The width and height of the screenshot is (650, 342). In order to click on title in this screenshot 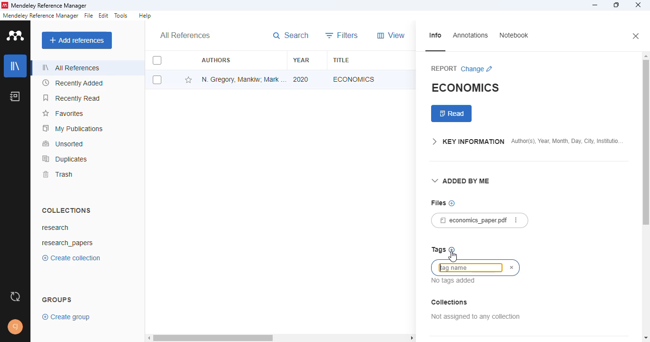, I will do `click(341, 60)`.